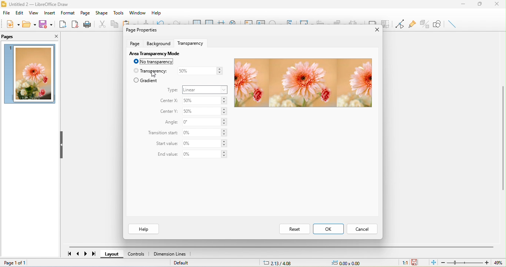  Describe the element at coordinates (114, 24) in the screenshot. I see `copy` at that location.